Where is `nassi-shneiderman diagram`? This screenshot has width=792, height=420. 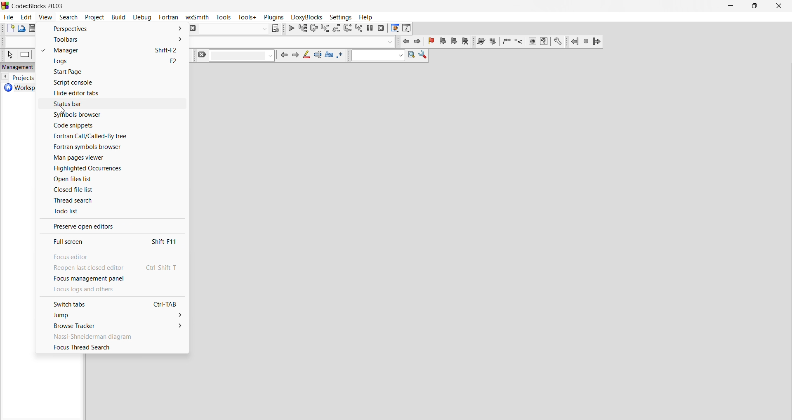 nassi-shneiderman diagram is located at coordinates (113, 336).